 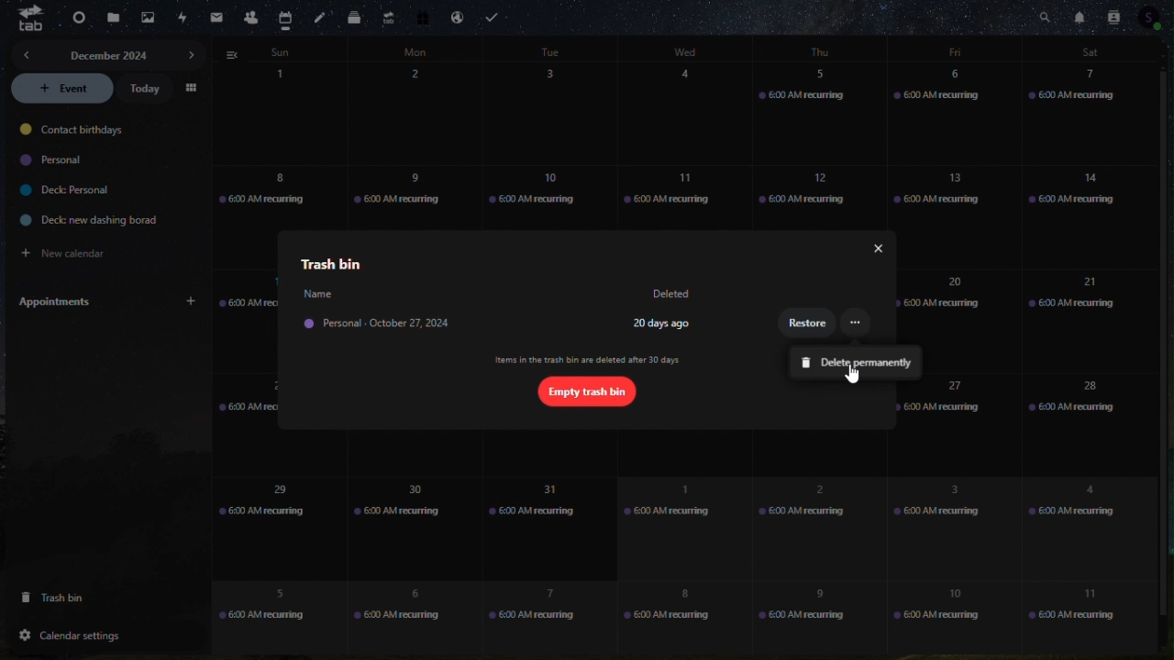 What do you see at coordinates (809, 325) in the screenshot?
I see `restore` at bounding box center [809, 325].